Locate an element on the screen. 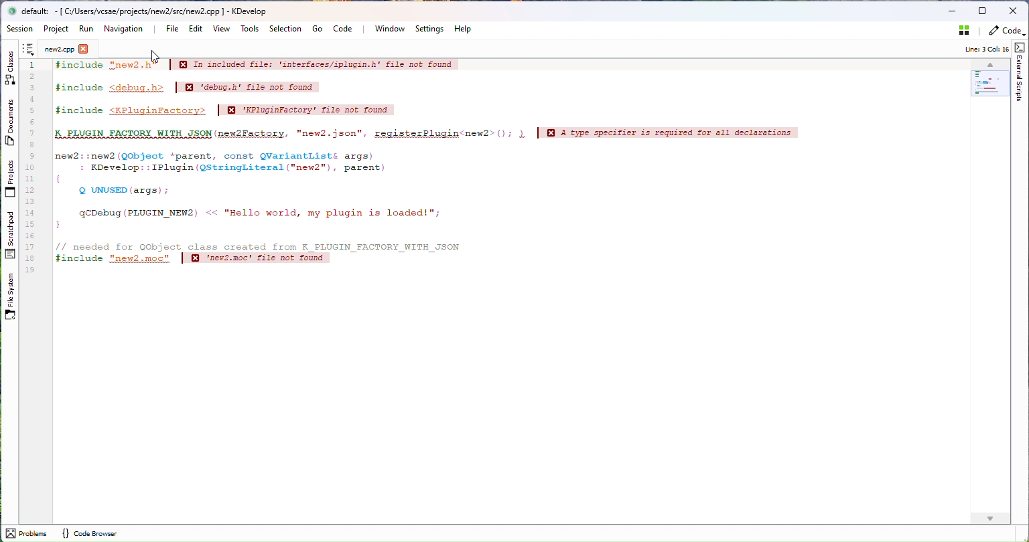 Image resolution: width=1029 pixels, height=542 pixels. Window is located at coordinates (390, 31).